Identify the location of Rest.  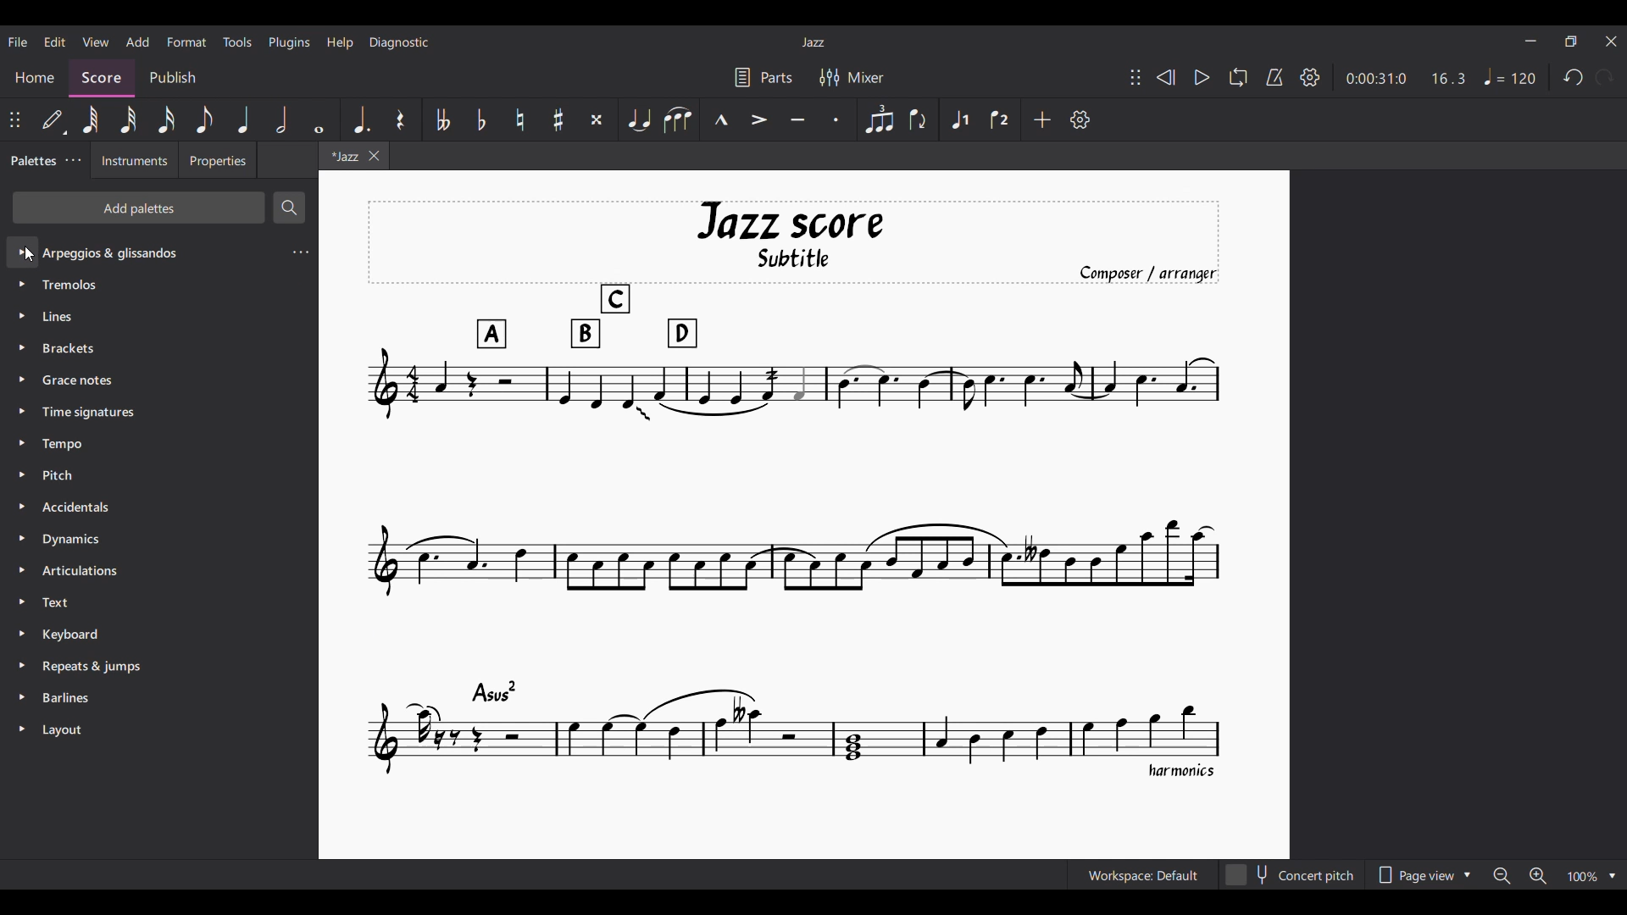
(400, 120).